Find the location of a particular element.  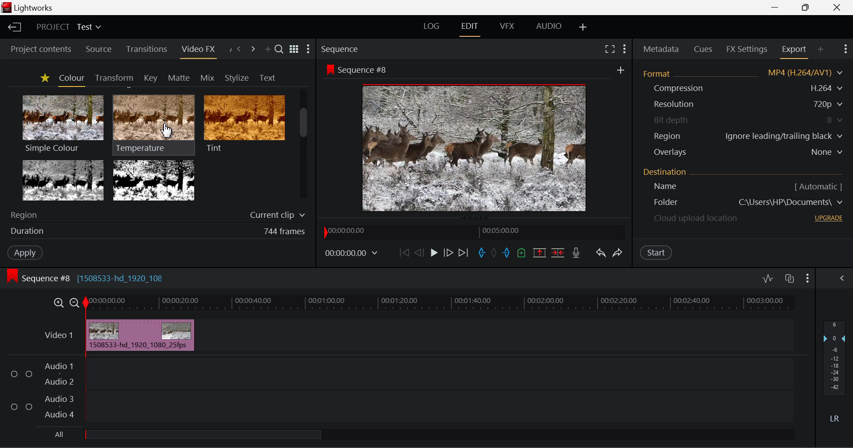

Video 1 is located at coordinates (58, 335).